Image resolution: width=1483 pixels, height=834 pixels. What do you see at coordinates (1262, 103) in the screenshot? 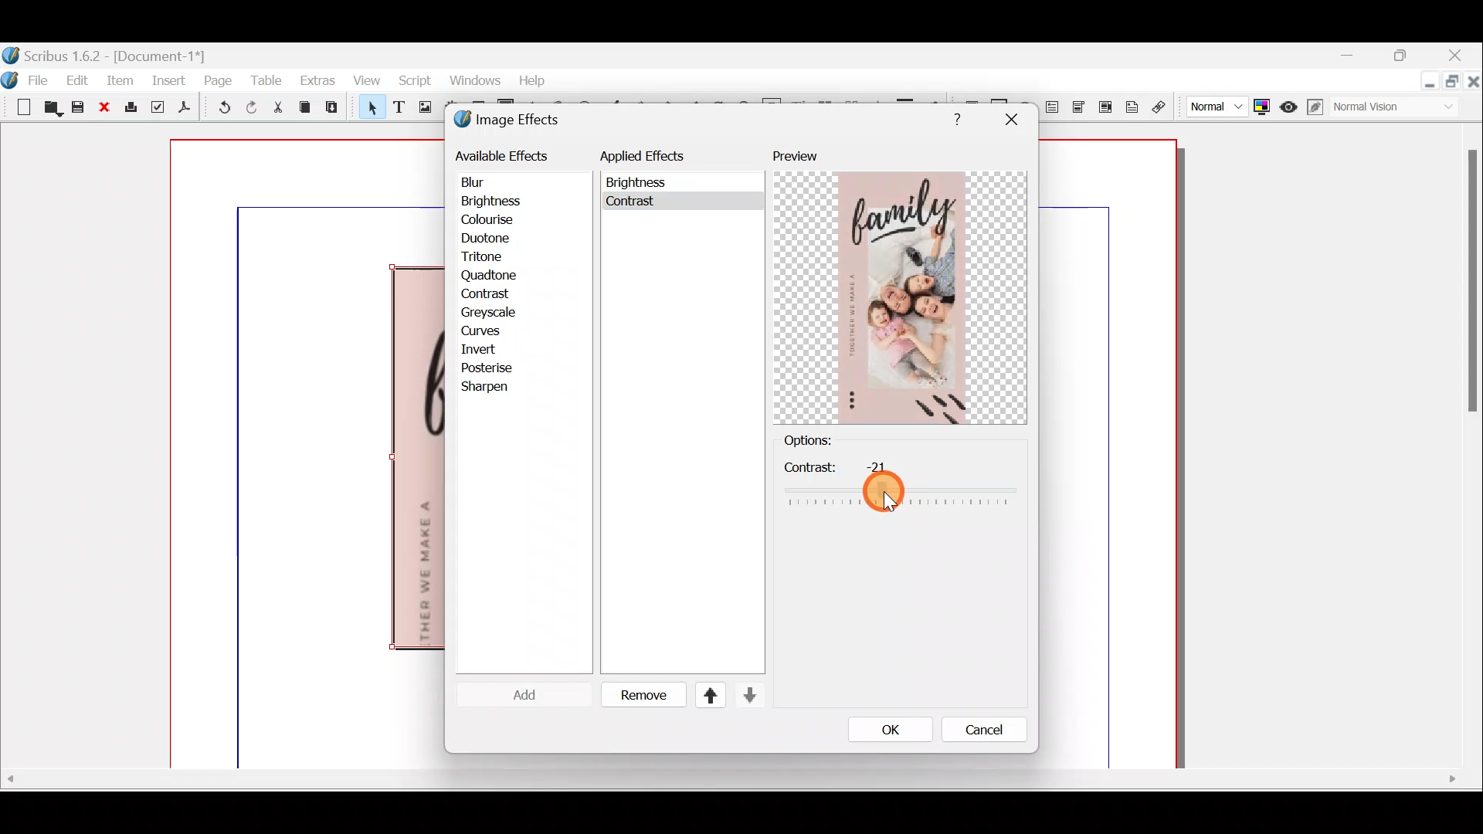
I see `Toggle colour management system` at bounding box center [1262, 103].